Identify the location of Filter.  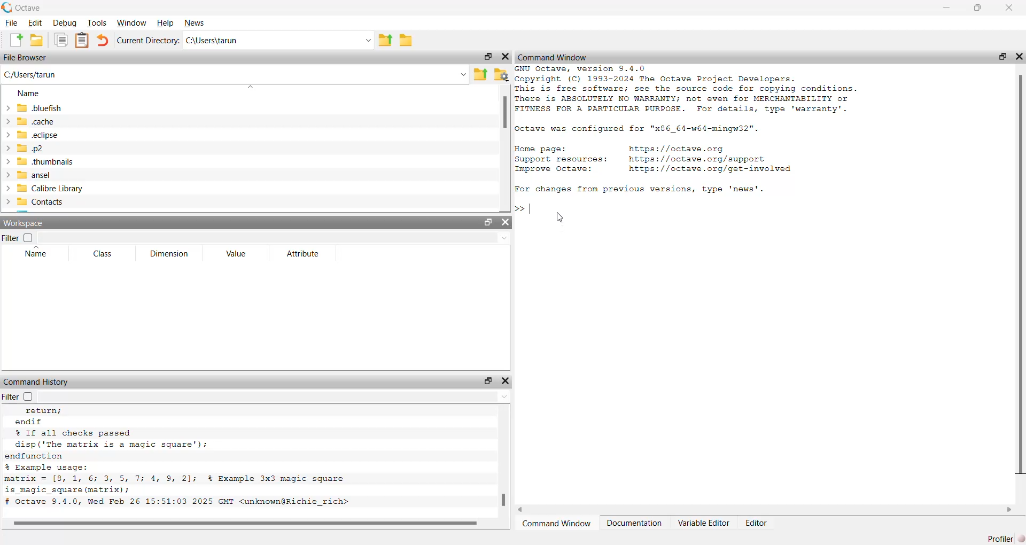
(17, 237).